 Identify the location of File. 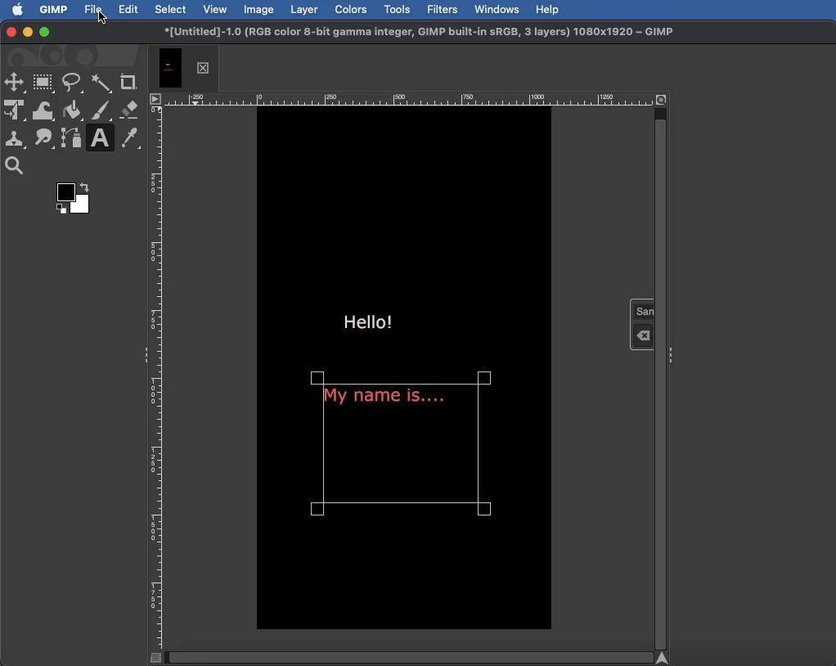
(92, 11).